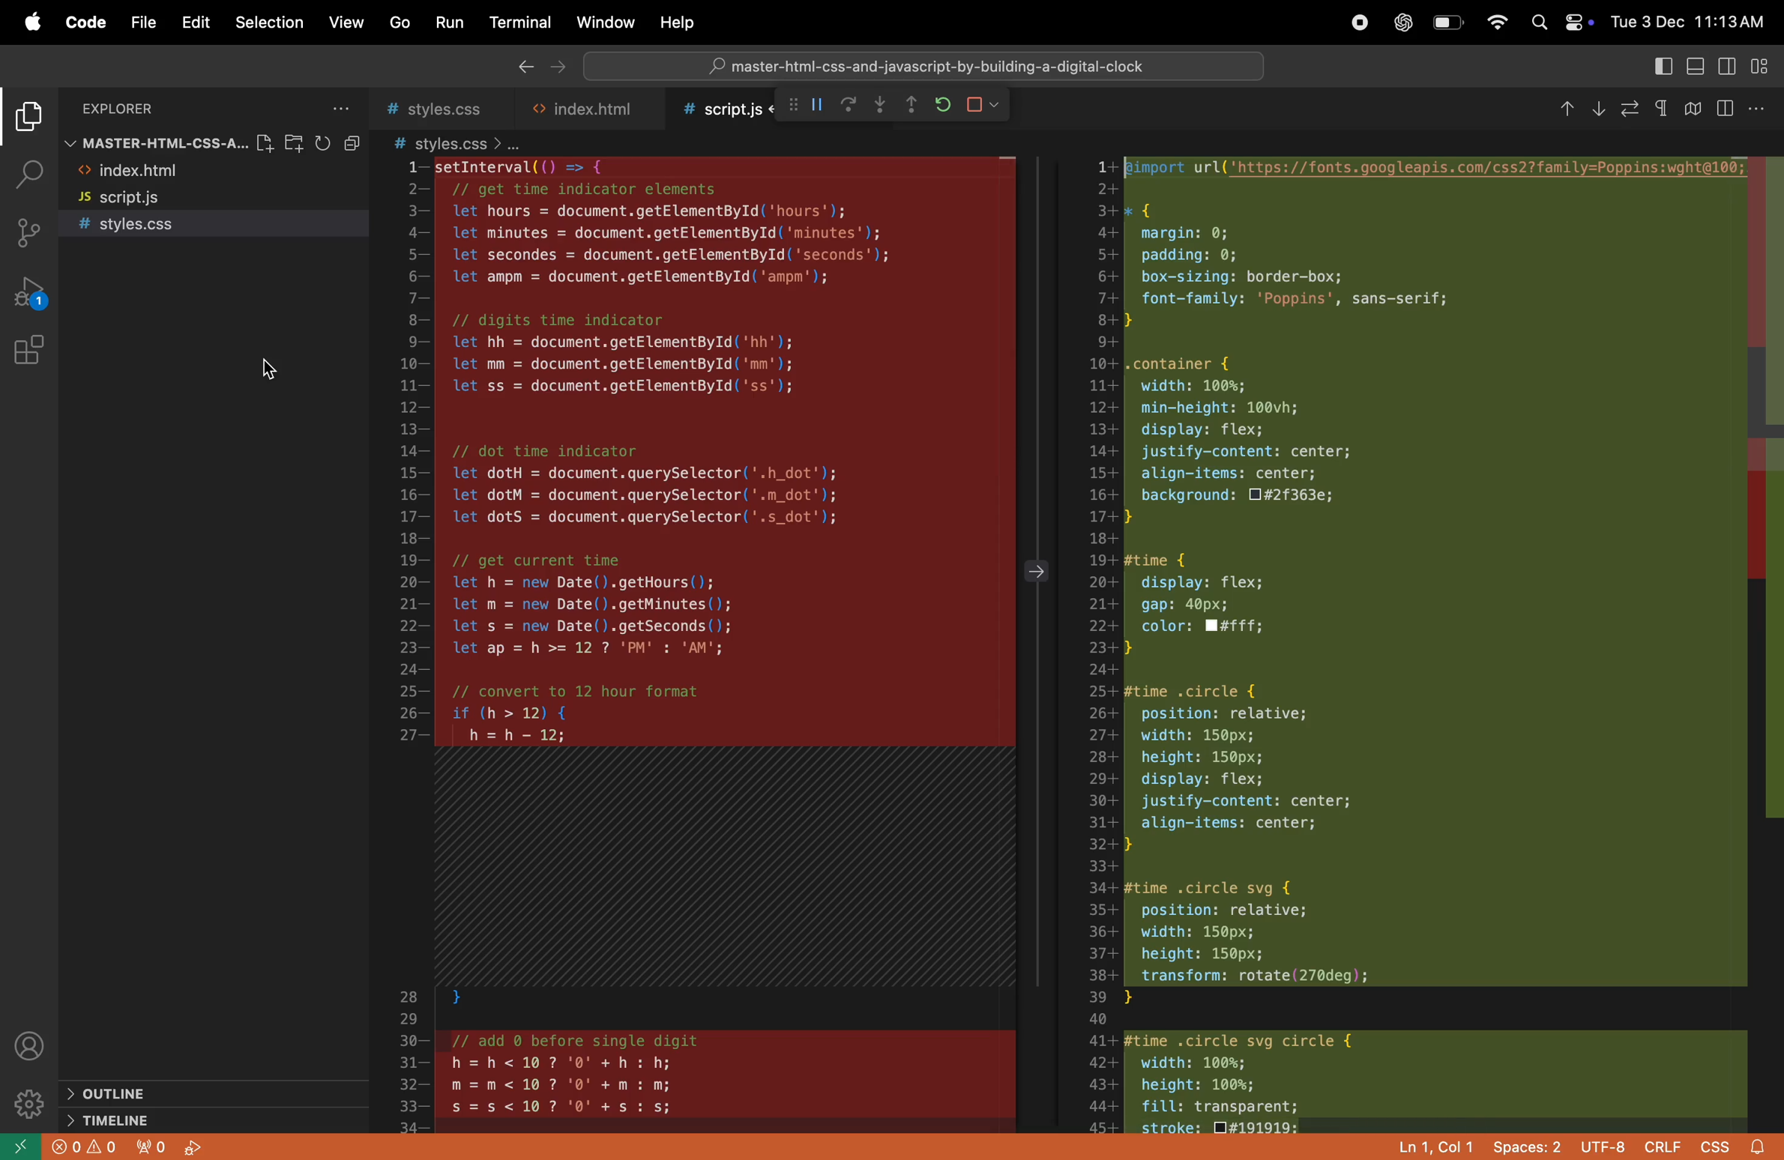 Image resolution: width=1784 pixels, height=1160 pixels. I want to click on profile, so click(31, 1048).